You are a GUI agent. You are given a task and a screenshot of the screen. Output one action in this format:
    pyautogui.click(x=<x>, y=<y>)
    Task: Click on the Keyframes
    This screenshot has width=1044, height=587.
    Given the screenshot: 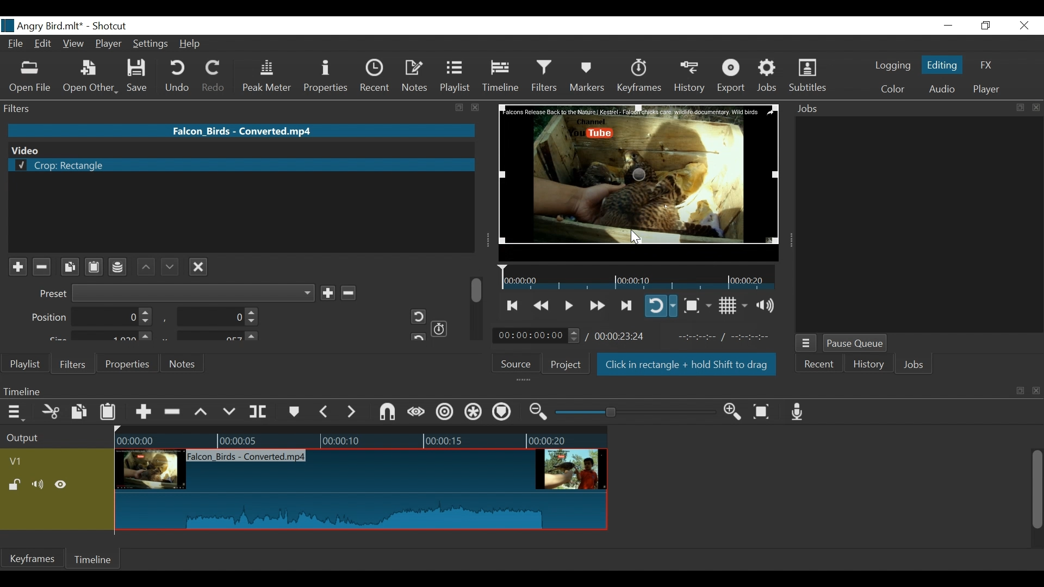 What is the action you would take?
    pyautogui.click(x=32, y=558)
    